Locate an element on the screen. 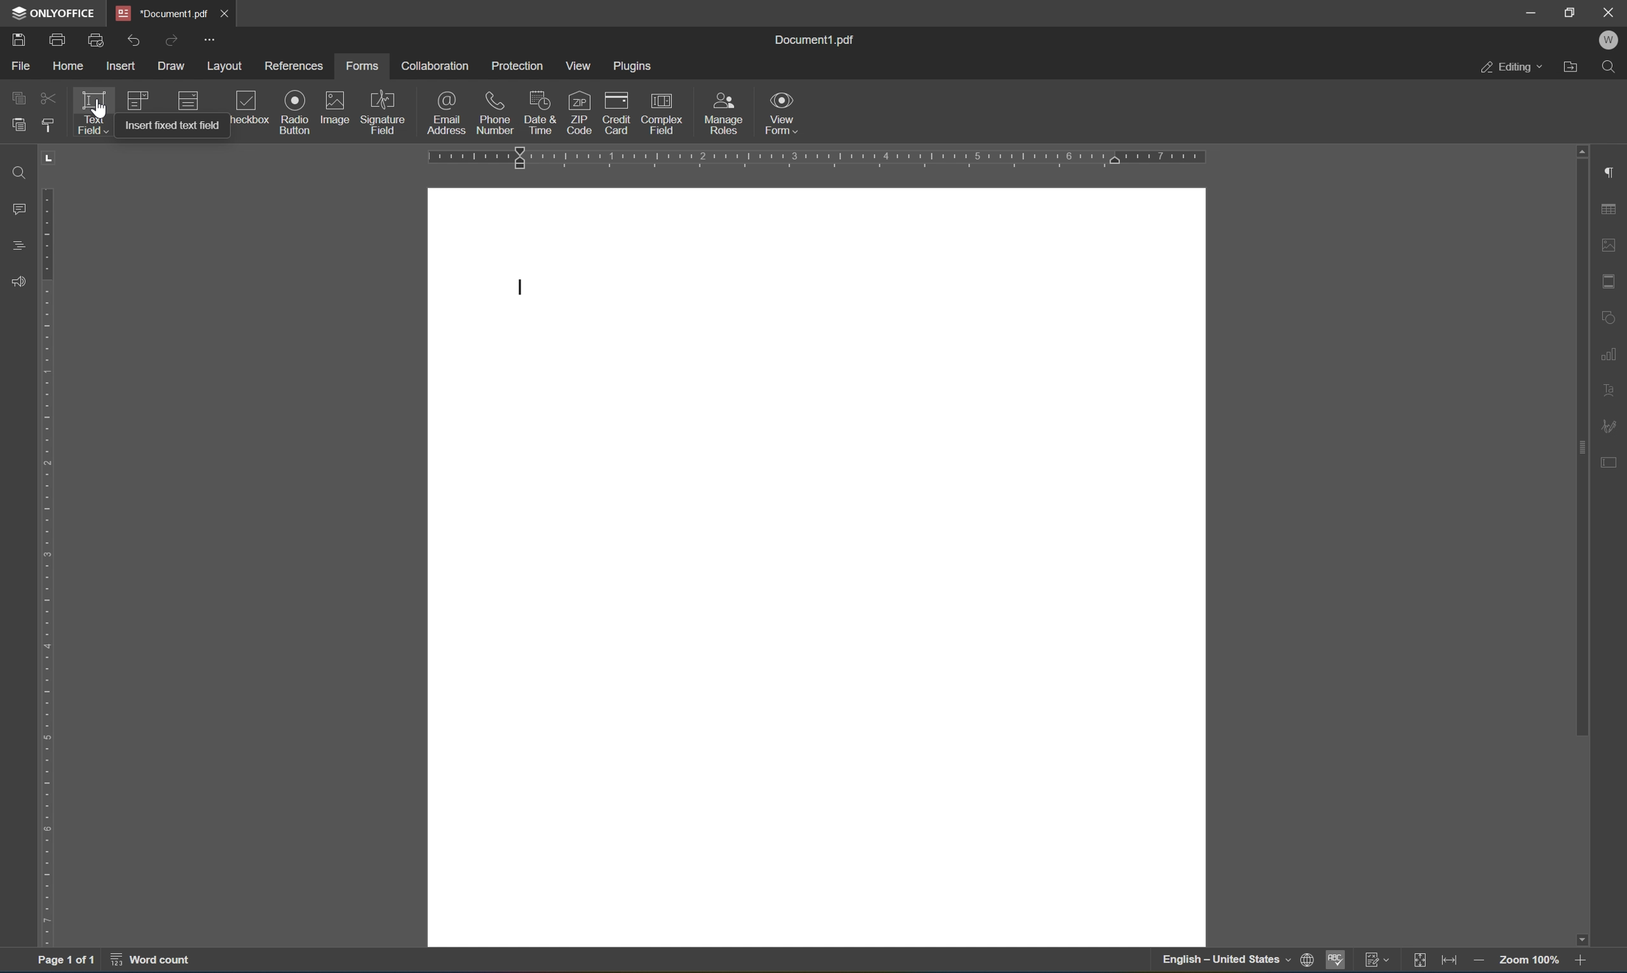 This screenshot has width=1627, height=973. fit to page is located at coordinates (1420, 961).